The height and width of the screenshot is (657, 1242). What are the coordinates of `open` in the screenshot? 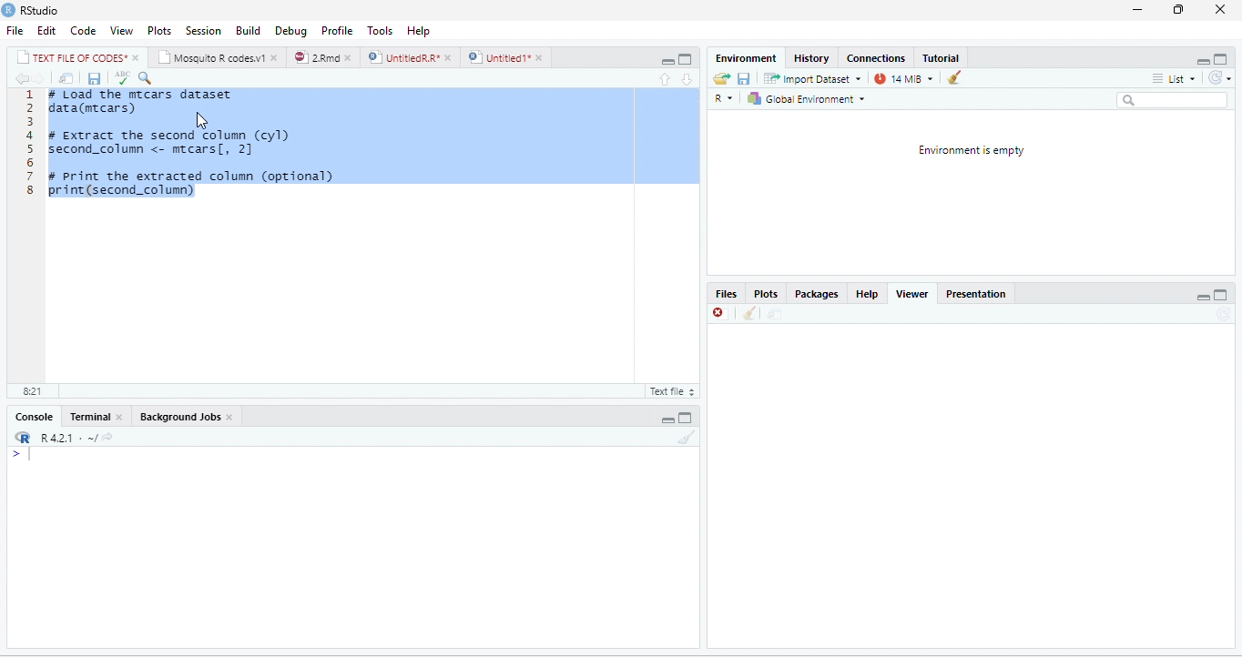 It's located at (718, 79).